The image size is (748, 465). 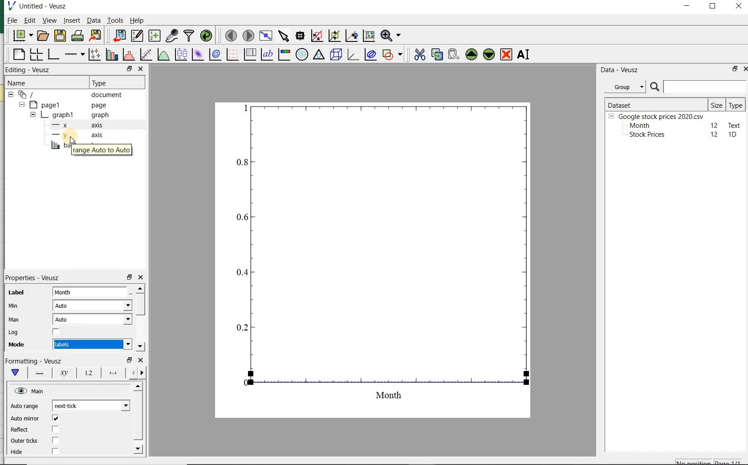 What do you see at coordinates (336, 55) in the screenshot?
I see `3d scene` at bounding box center [336, 55].